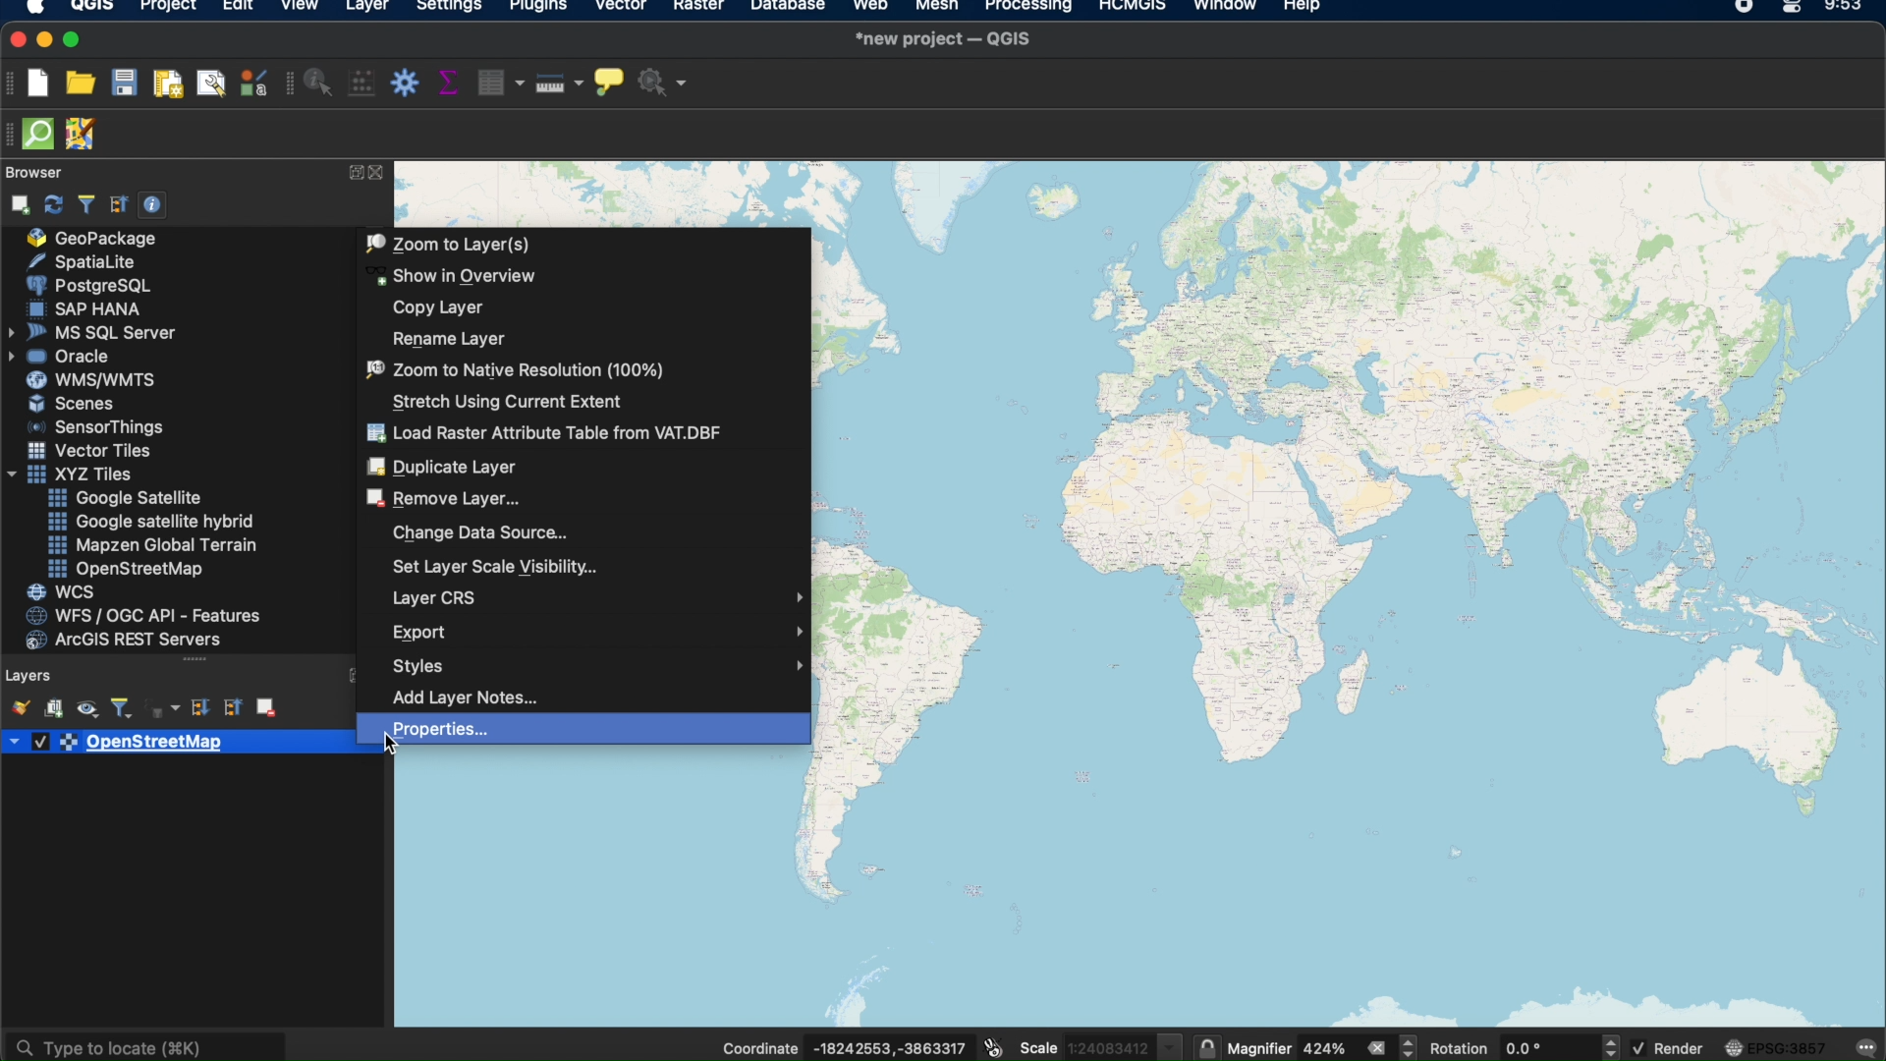 The image size is (1886, 1061). What do you see at coordinates (43, 39) in the screenshot?
I see `minimize` at bounding box center [43, 39].